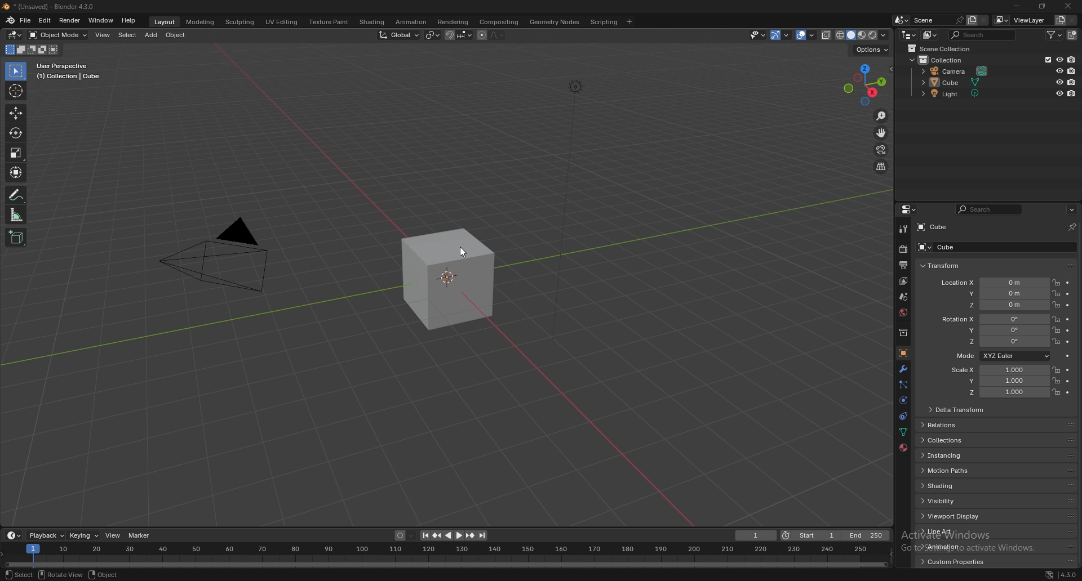  Describe the element at coordinates (471, 535) in the screenshot. I see `jump to keyframe` at that location.